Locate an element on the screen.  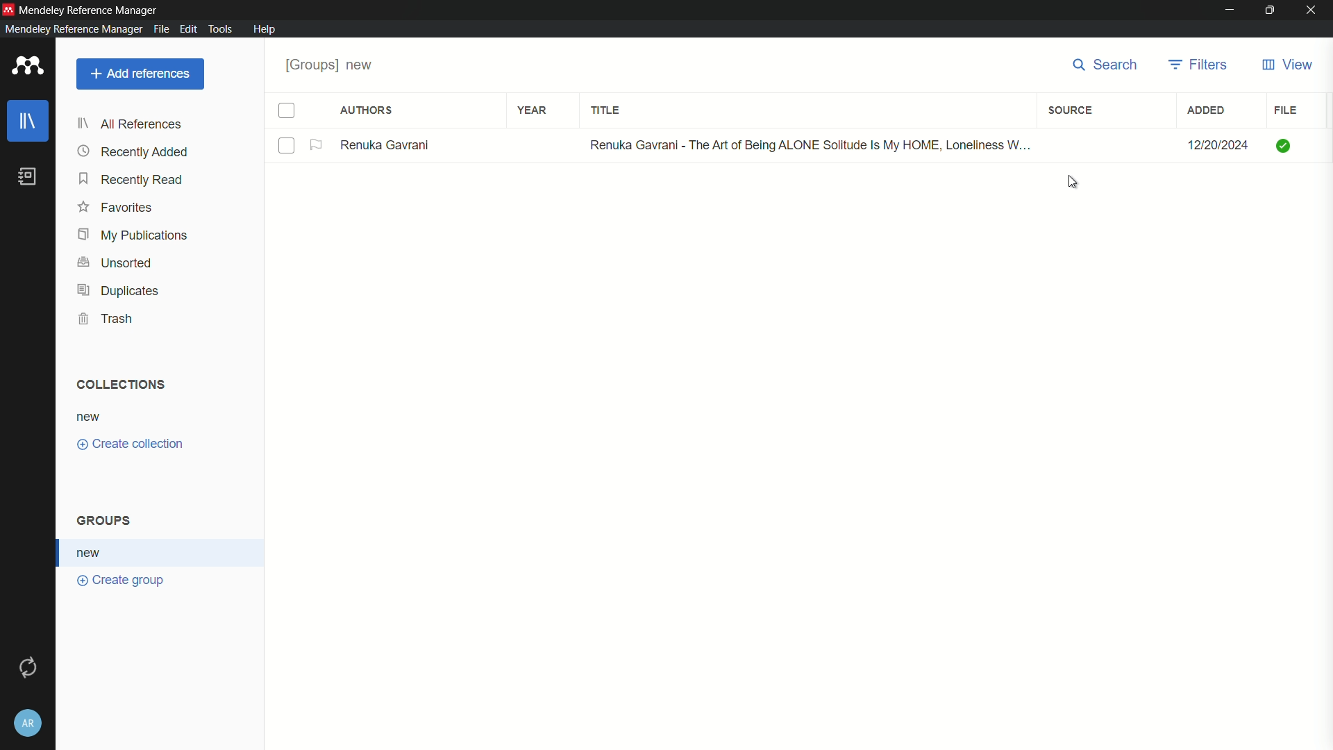
source is located at coordinates (1071, 111).